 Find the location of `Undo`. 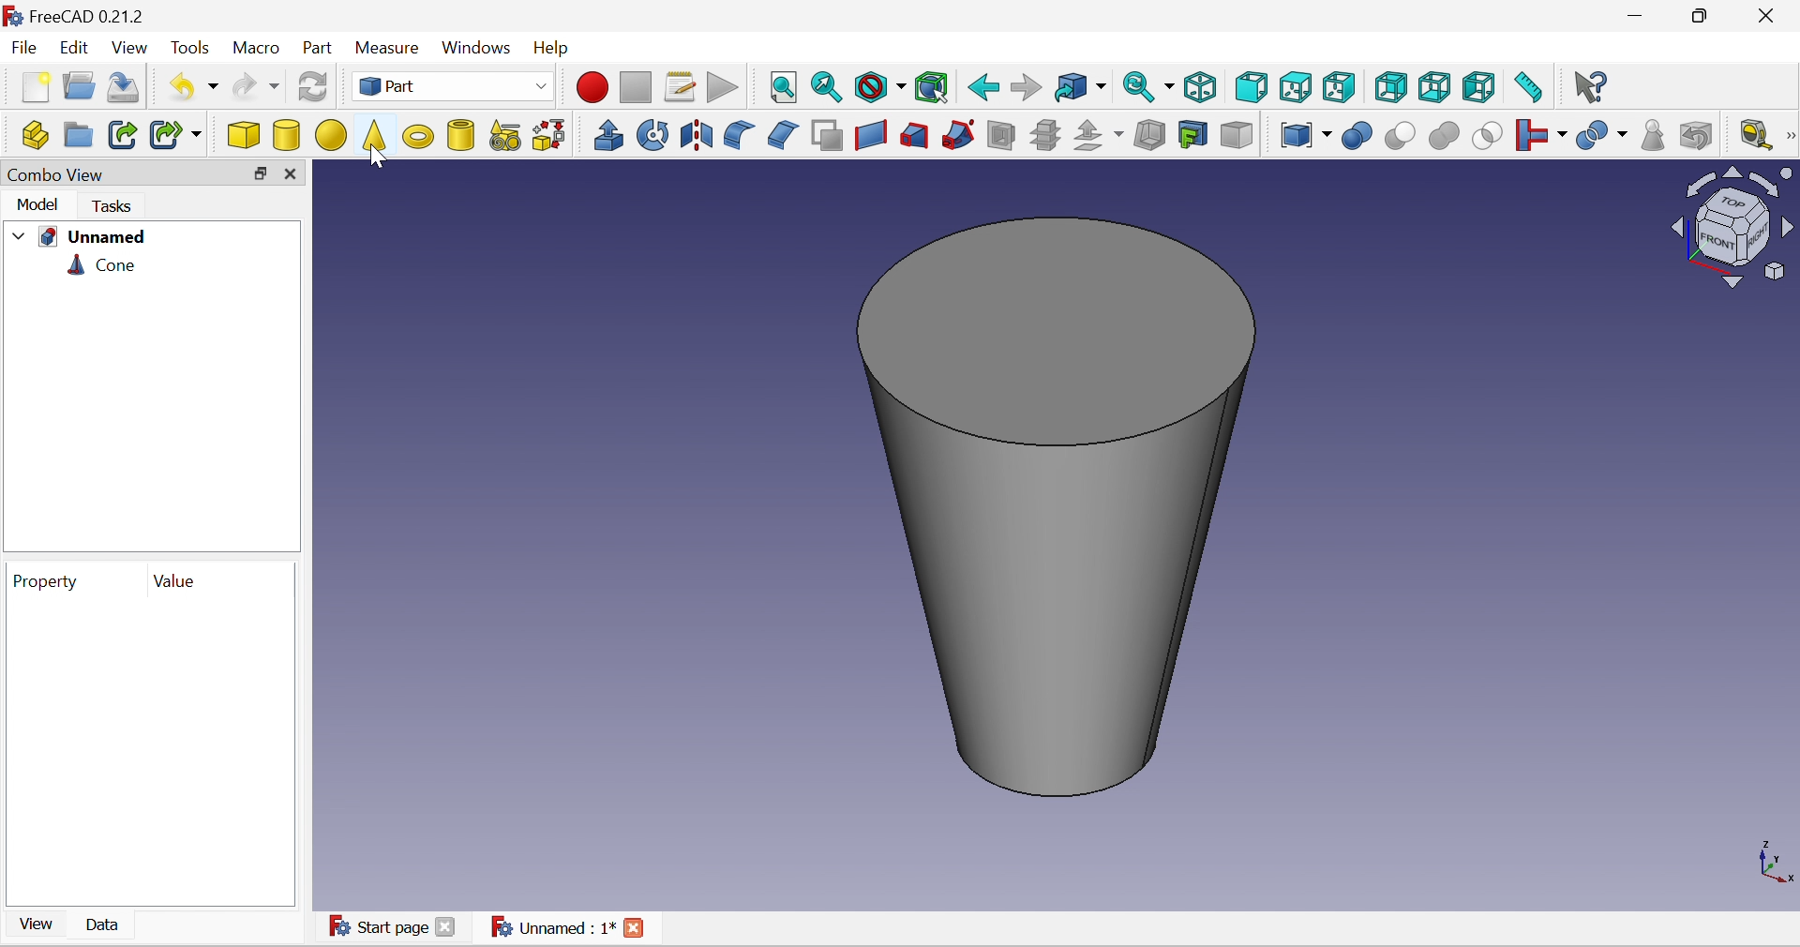

Undo is located at coordinates (189, 89).